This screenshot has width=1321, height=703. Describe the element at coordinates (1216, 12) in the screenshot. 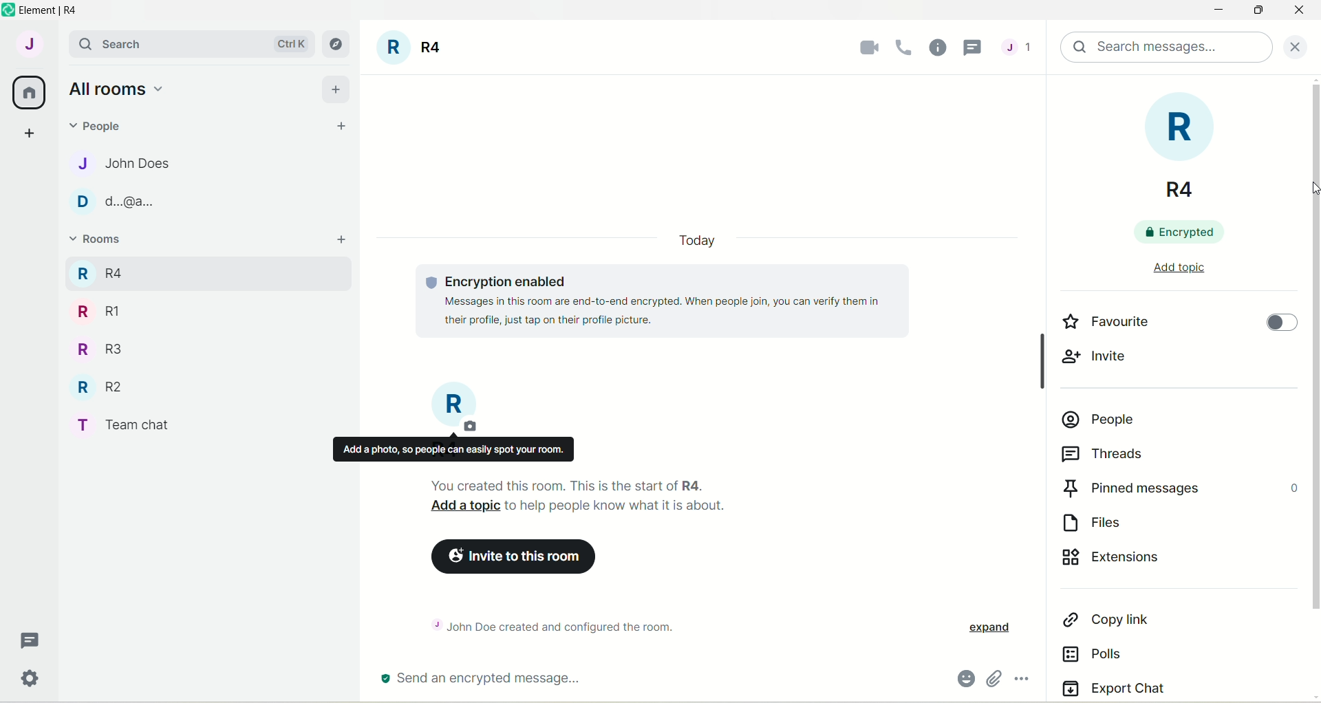

I see `minimize` at that location.